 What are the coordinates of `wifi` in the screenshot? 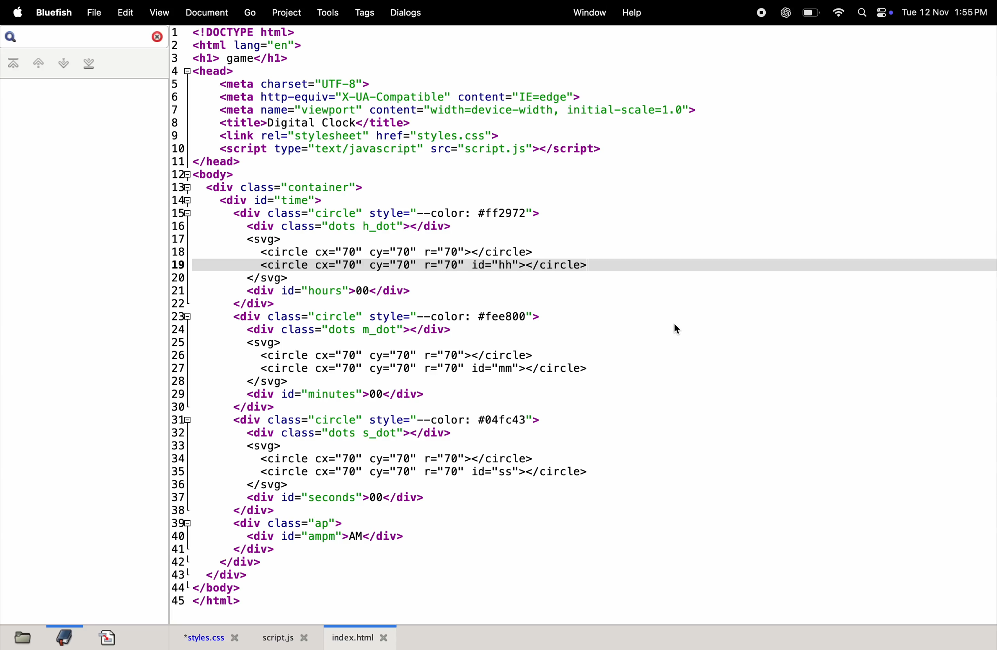 It's located at (837, 12).